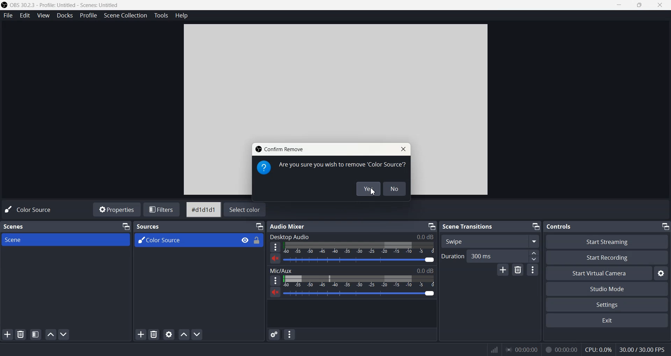 This screenshot has width=671, height=356. I want to click on Confirm Remove, so click(279, 149).